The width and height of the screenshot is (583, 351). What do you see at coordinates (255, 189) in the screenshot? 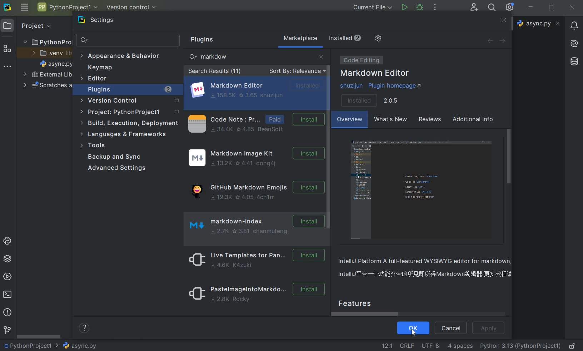
I see `github markdown emojis` at bounding box center [255, 189].